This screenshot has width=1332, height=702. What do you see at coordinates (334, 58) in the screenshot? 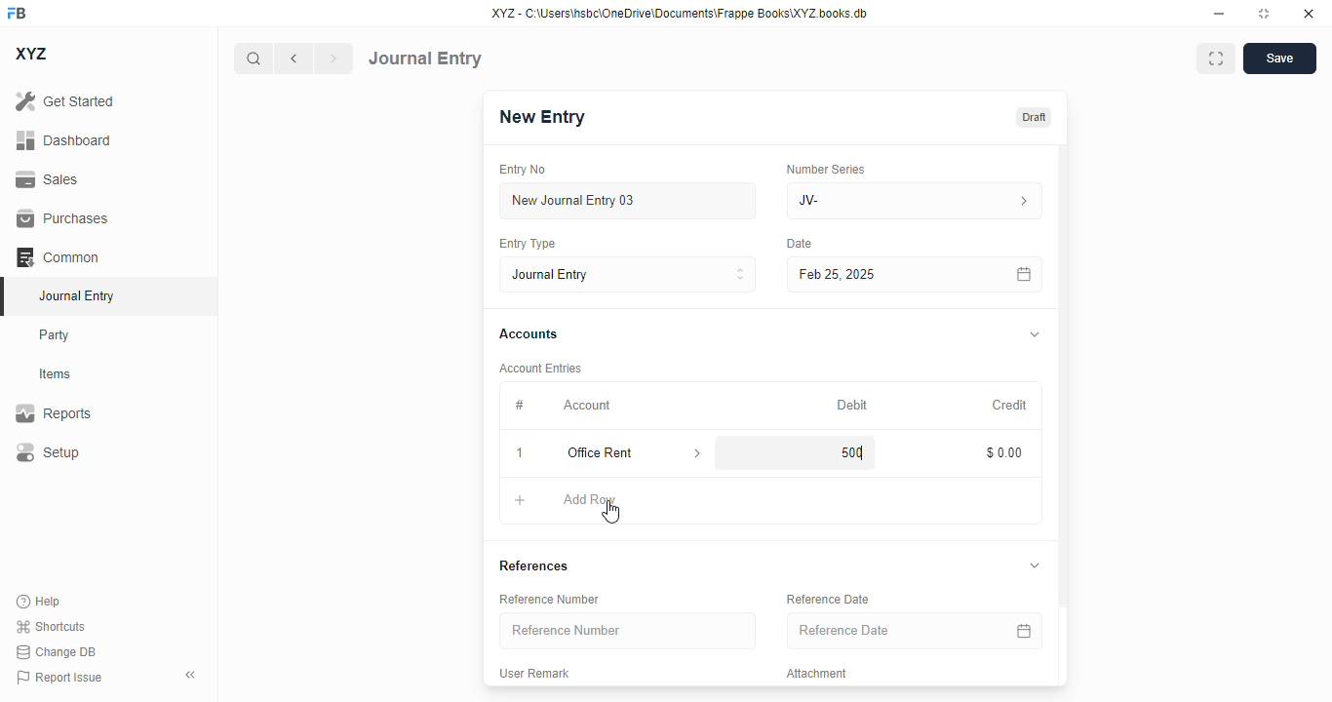
I see `next` at bounding box center [334, 58].